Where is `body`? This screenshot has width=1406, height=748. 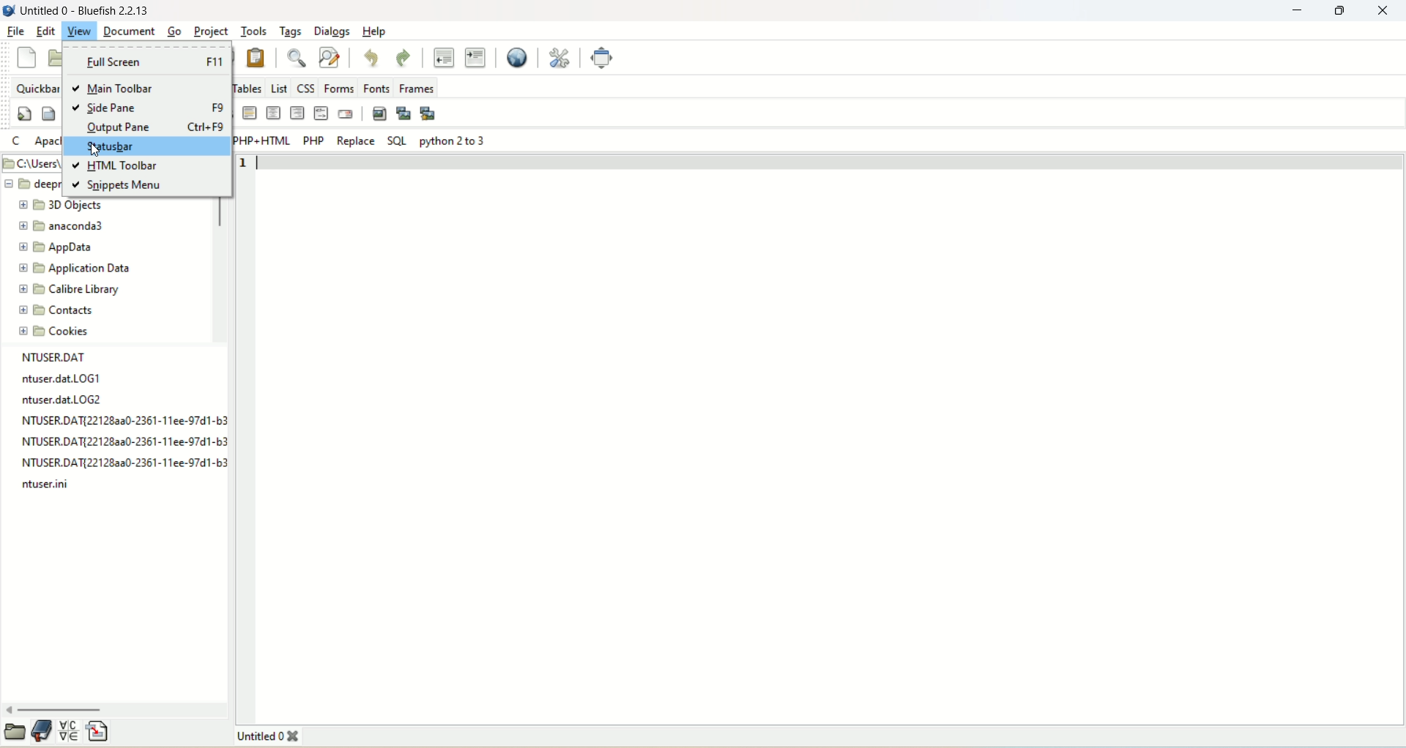 body is located at coordinates (48, 113).